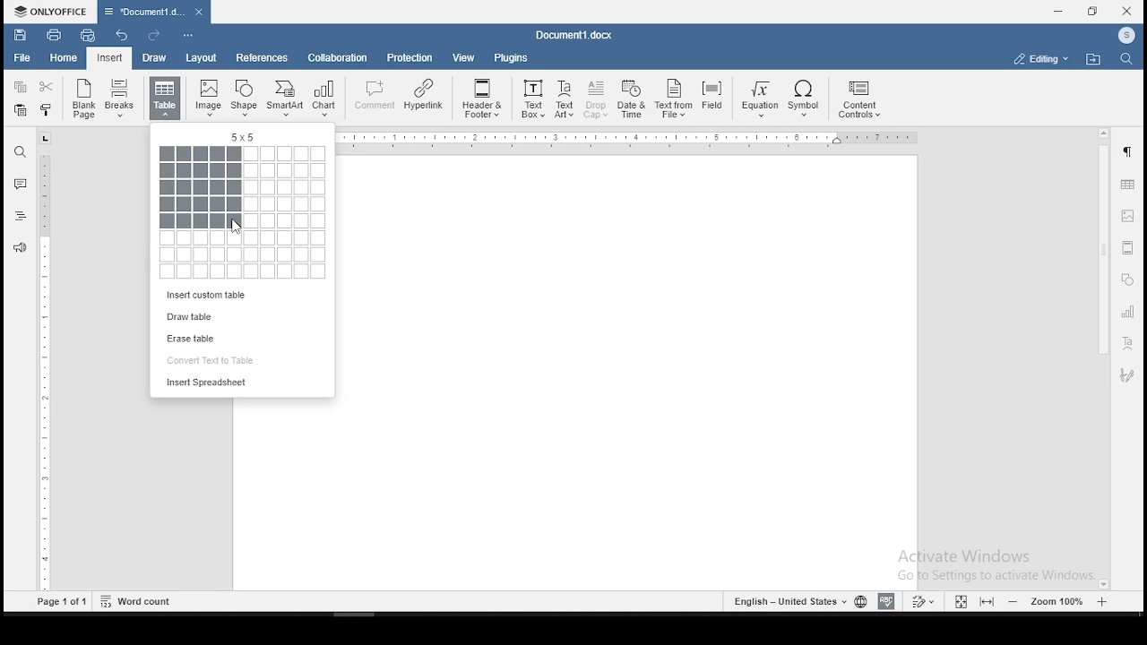 The height and width of the screenshot is (645, 1147). I want to click on image settings, so click(1129, 217).